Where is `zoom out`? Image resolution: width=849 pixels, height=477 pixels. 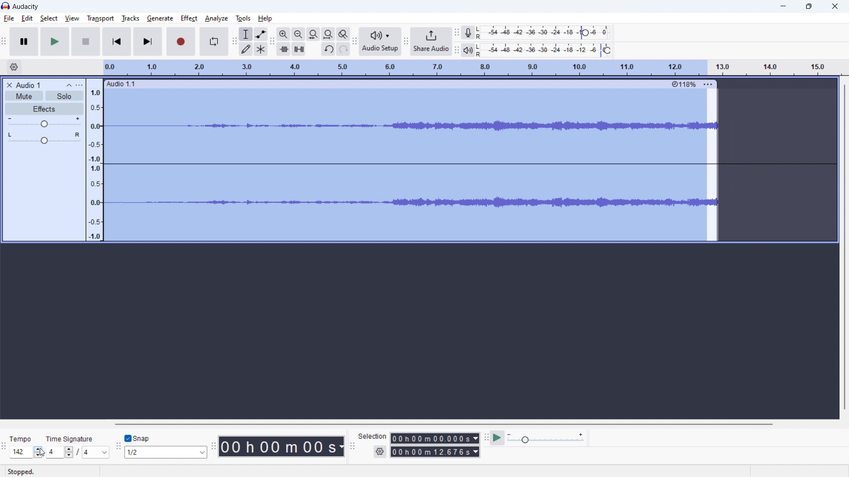
zoom out is located at coordinates (298, 34).